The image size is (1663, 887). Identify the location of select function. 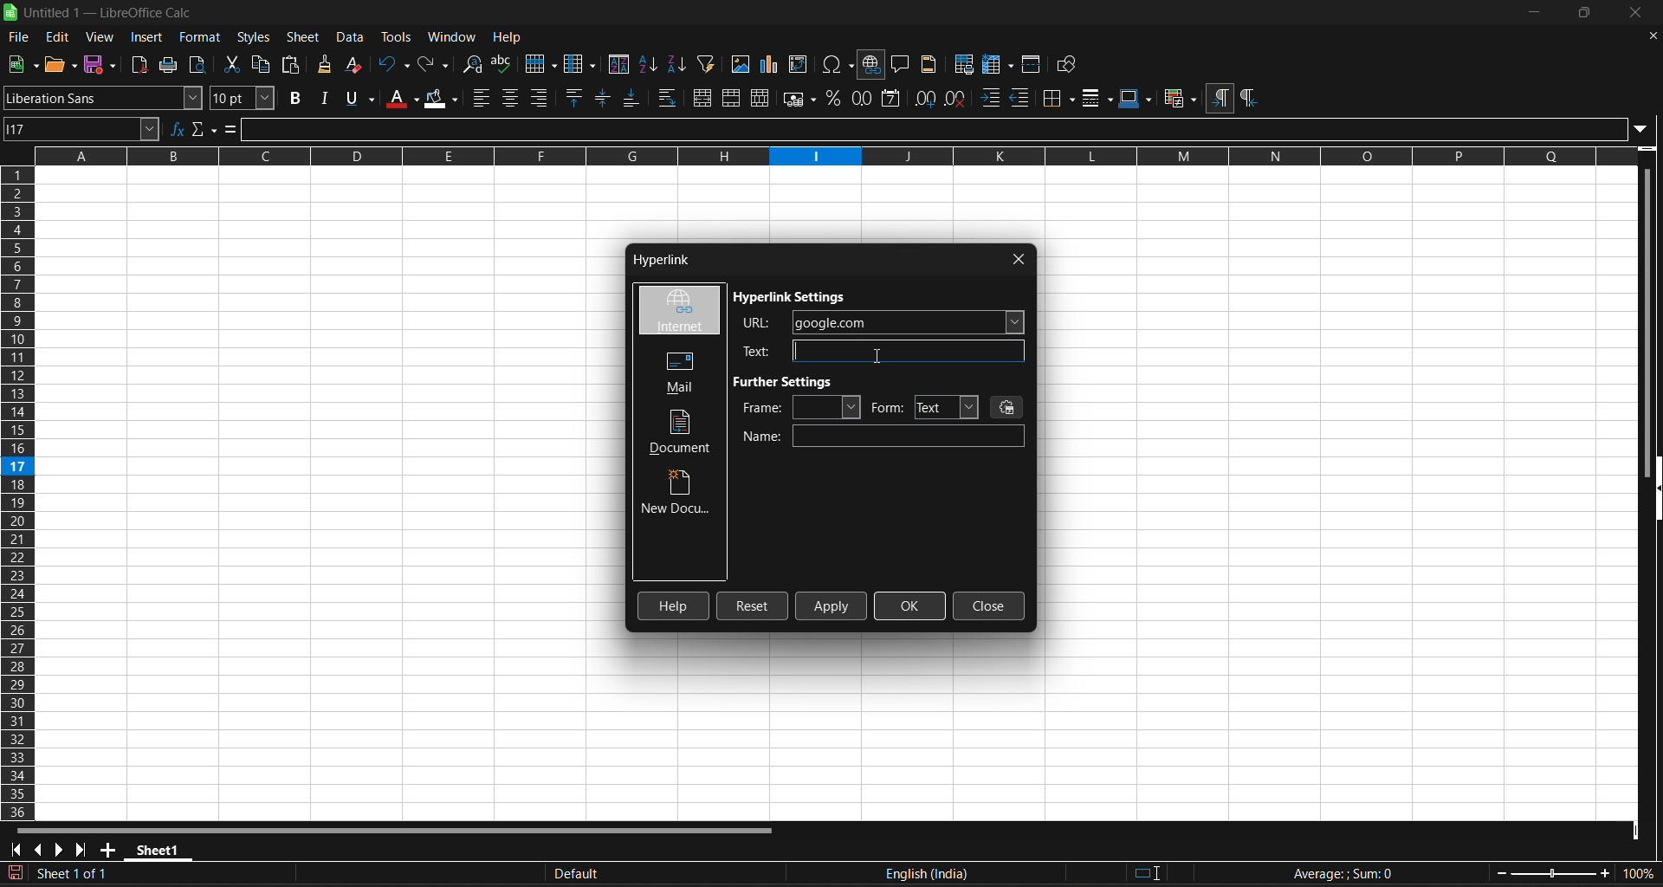
(205, 129).